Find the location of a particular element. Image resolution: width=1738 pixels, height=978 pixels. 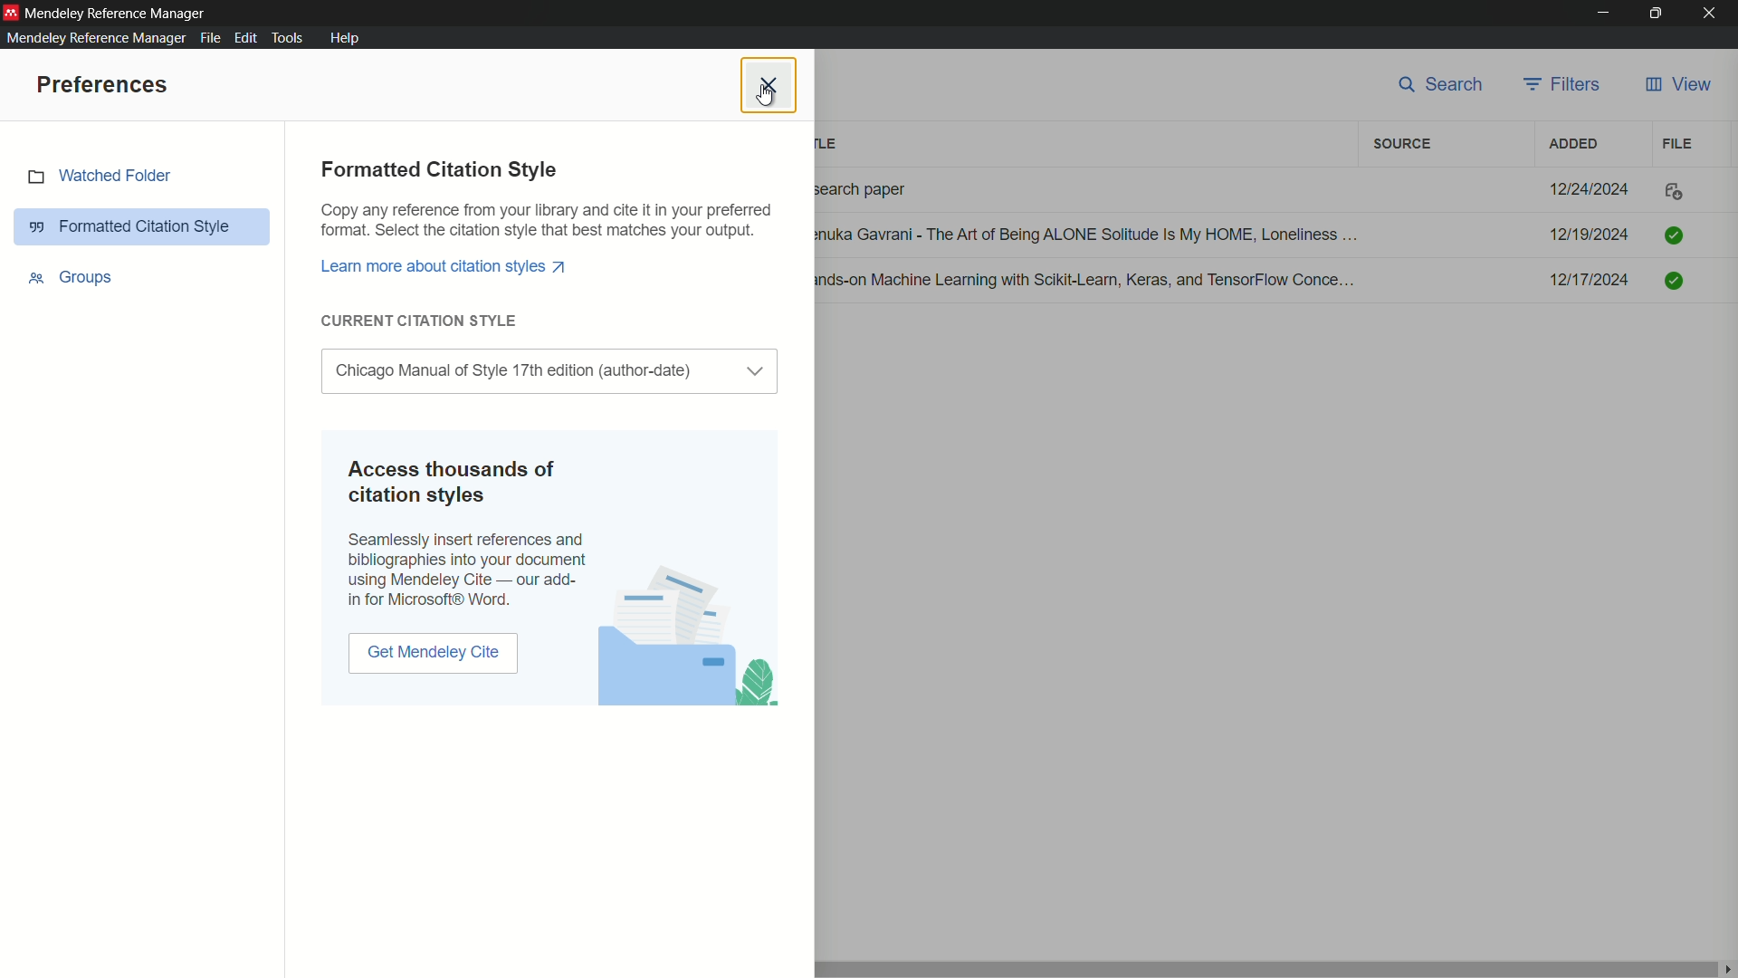

formatted citation style is located at coordinates (442, 168).